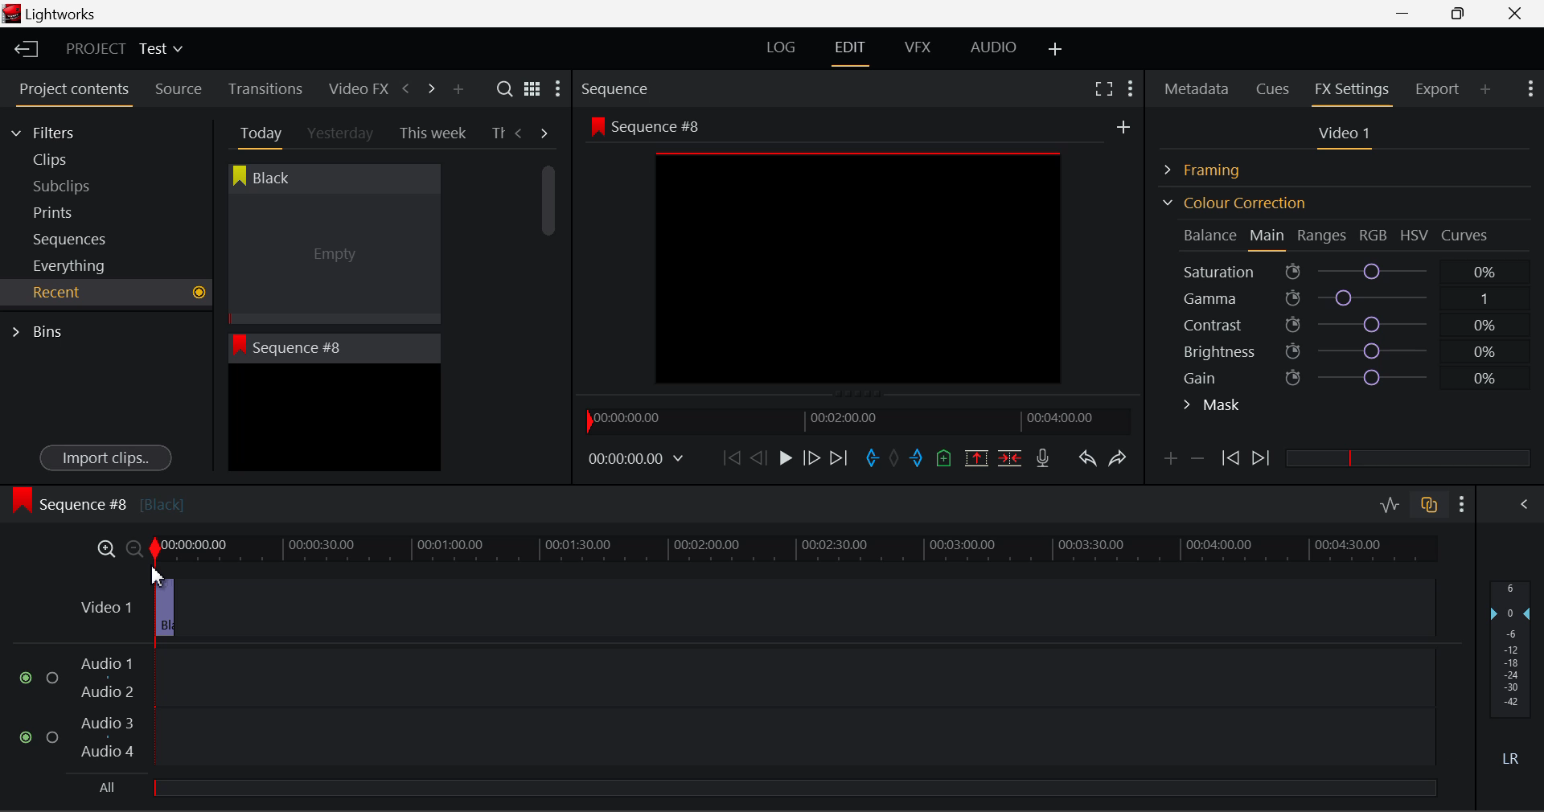 Image resolution: width=1544 pixels, height=812 pixels. I want to click on Show Audio Mix, so click(1526, 502).